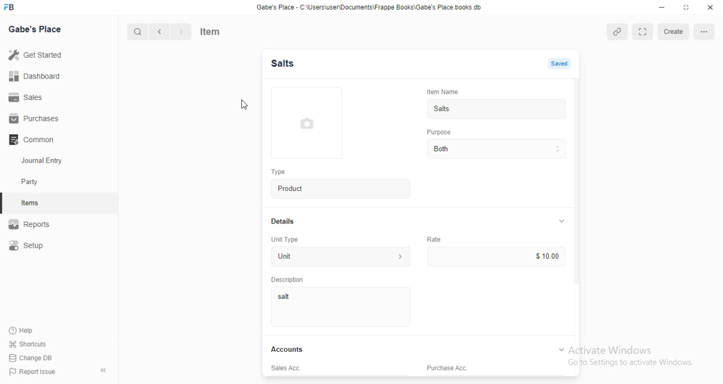  What do you see at coordinates (643, 32) in the screenshot?
I see `fullscreen` at bounding box center [643, 32].